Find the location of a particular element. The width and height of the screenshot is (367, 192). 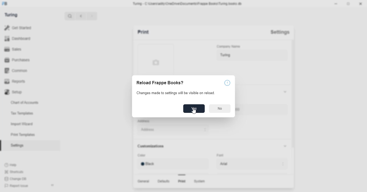

Turing is located at coordinates (12, 14).